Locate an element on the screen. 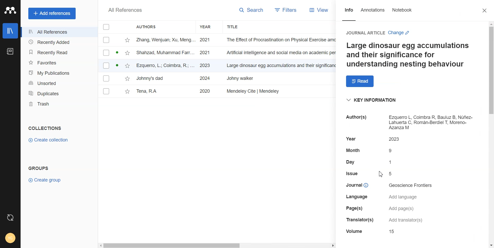 This screenshot has height=248, width=494. Key information is located at coordinates (372, 100).